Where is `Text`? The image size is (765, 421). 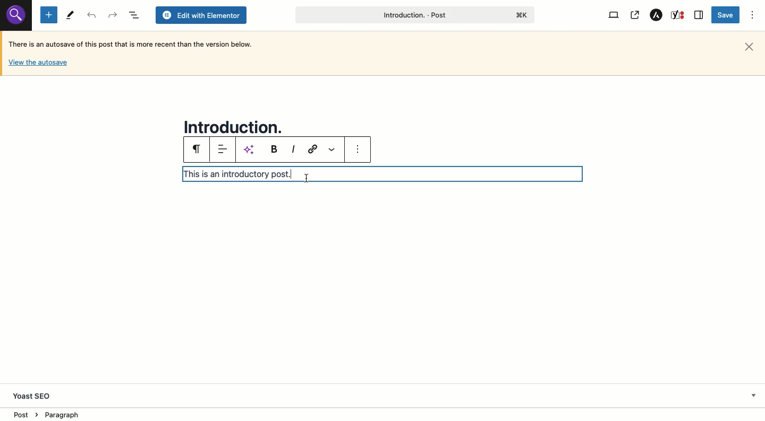 Text is located at coordinates (380, 174).